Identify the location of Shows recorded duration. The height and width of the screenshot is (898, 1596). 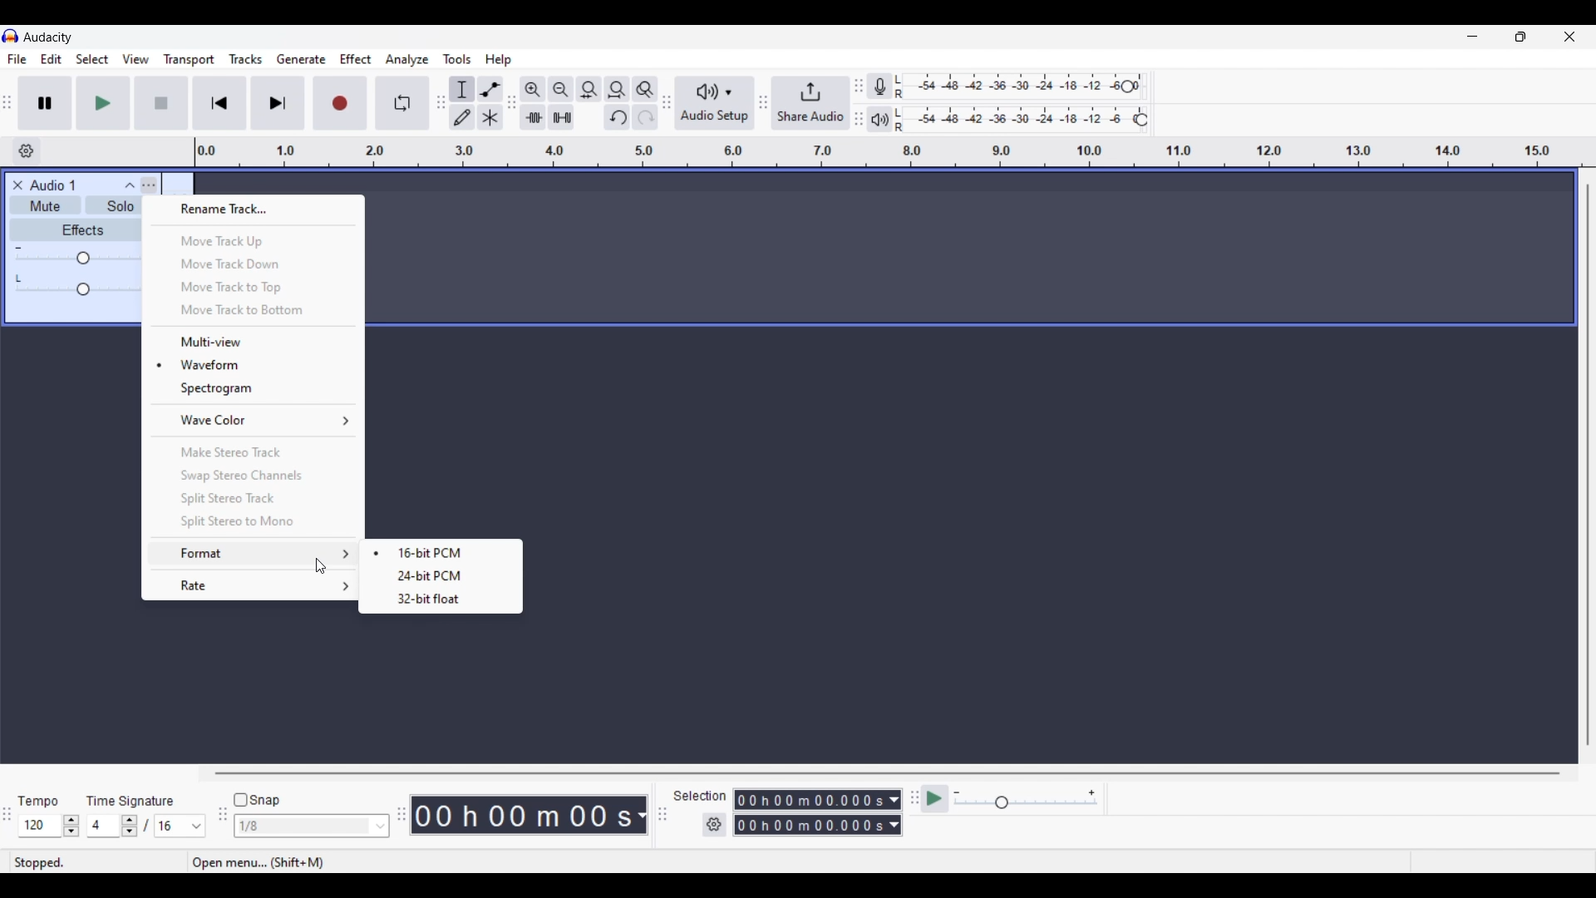
(522, 815).